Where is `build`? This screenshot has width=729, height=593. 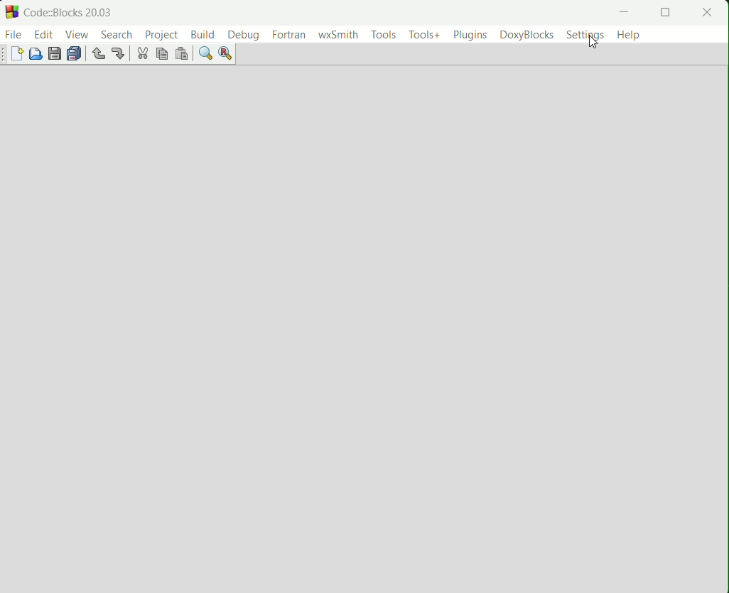 build is located at coordinates (203, 34).